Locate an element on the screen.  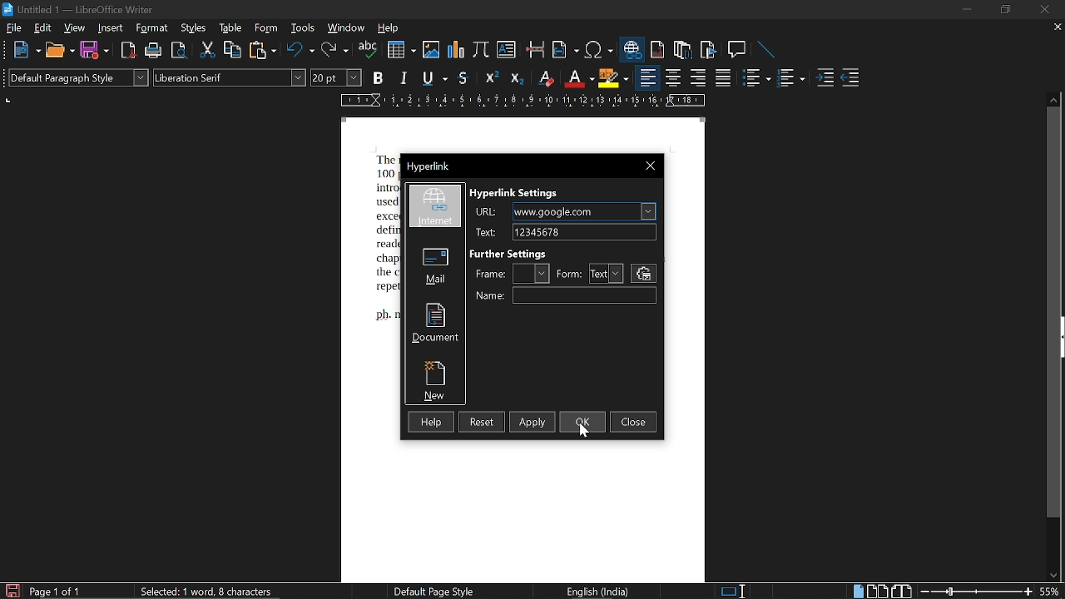
frame is located at coordinates (489, 273).